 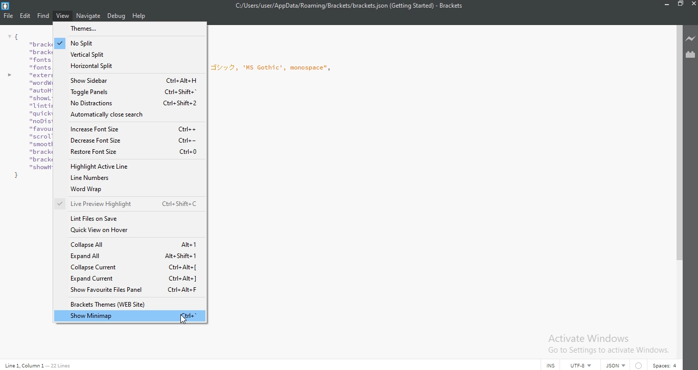 I want to click on  UTF-8, so click(x=581, y=365).